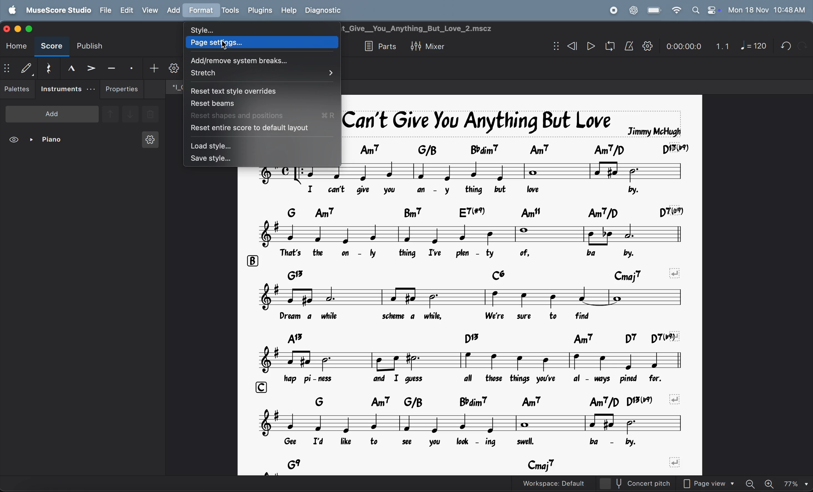 The width and height of the screenshot is (813, 492). I want to click on Song title and author, so click(513, 122).